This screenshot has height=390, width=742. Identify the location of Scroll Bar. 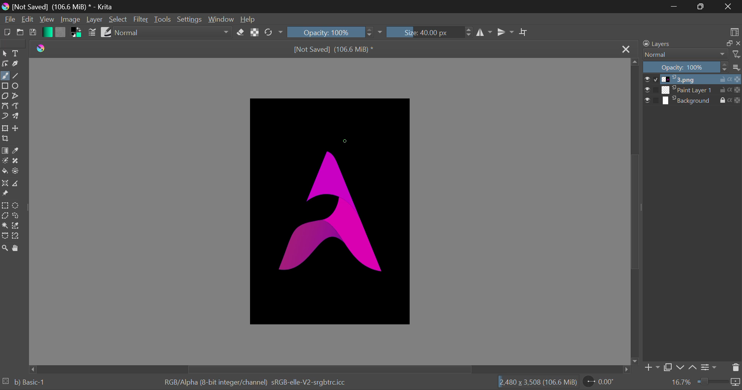
(328, 370).